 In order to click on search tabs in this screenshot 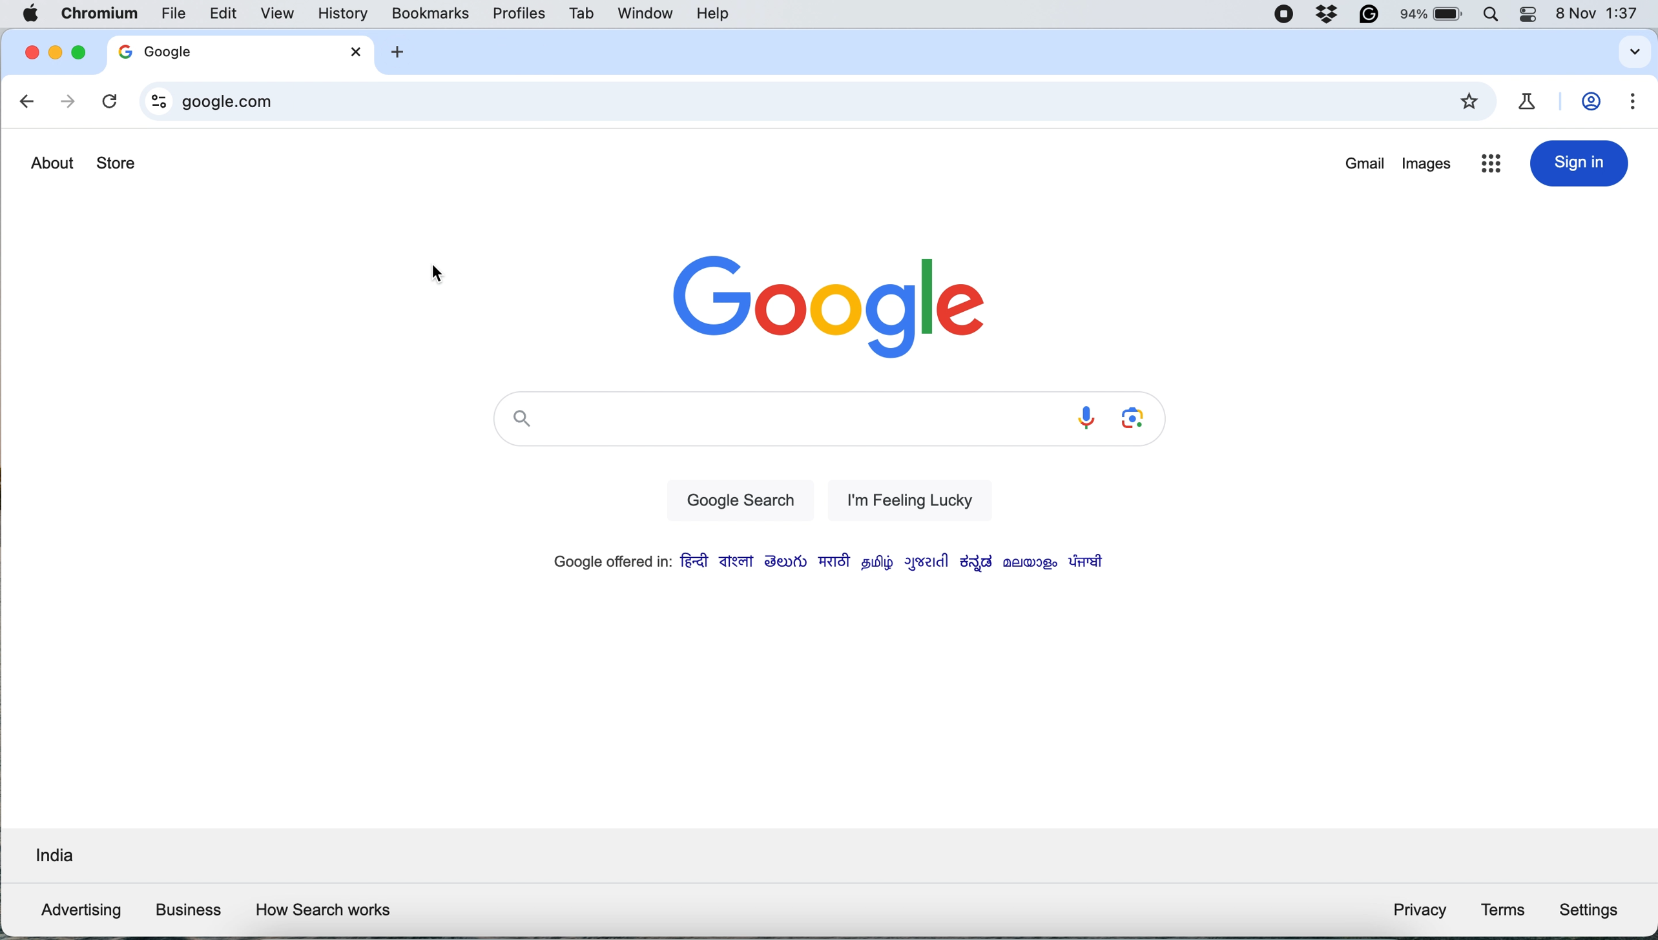, I will do `click(1632, 52)`.